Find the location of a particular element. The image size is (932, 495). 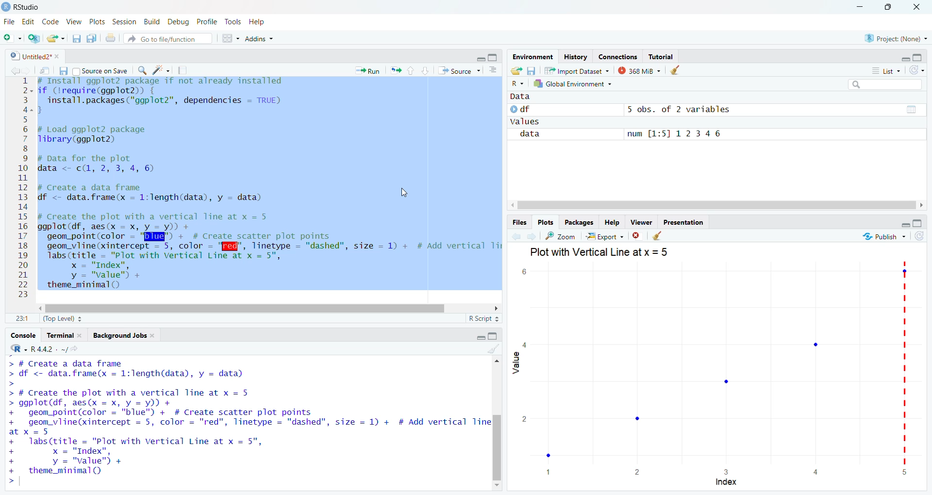

notes is located at coordinates (185, 71).